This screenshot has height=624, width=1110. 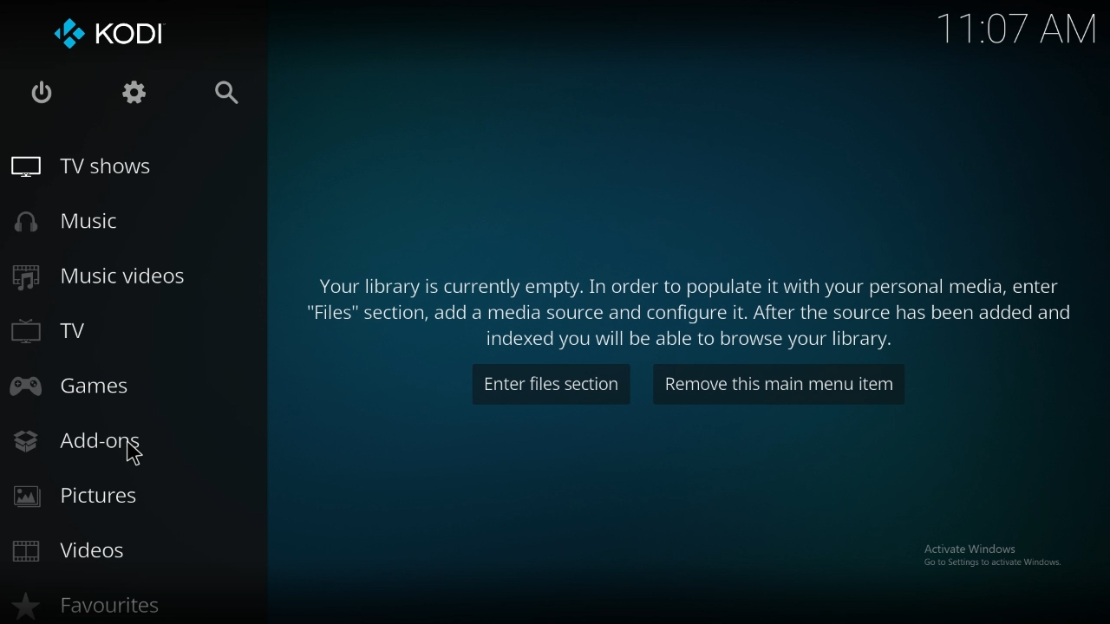 What do you see at coordinates (112, 276) in the screenshot?
I see `music videos` at bounding box center [112, 276].